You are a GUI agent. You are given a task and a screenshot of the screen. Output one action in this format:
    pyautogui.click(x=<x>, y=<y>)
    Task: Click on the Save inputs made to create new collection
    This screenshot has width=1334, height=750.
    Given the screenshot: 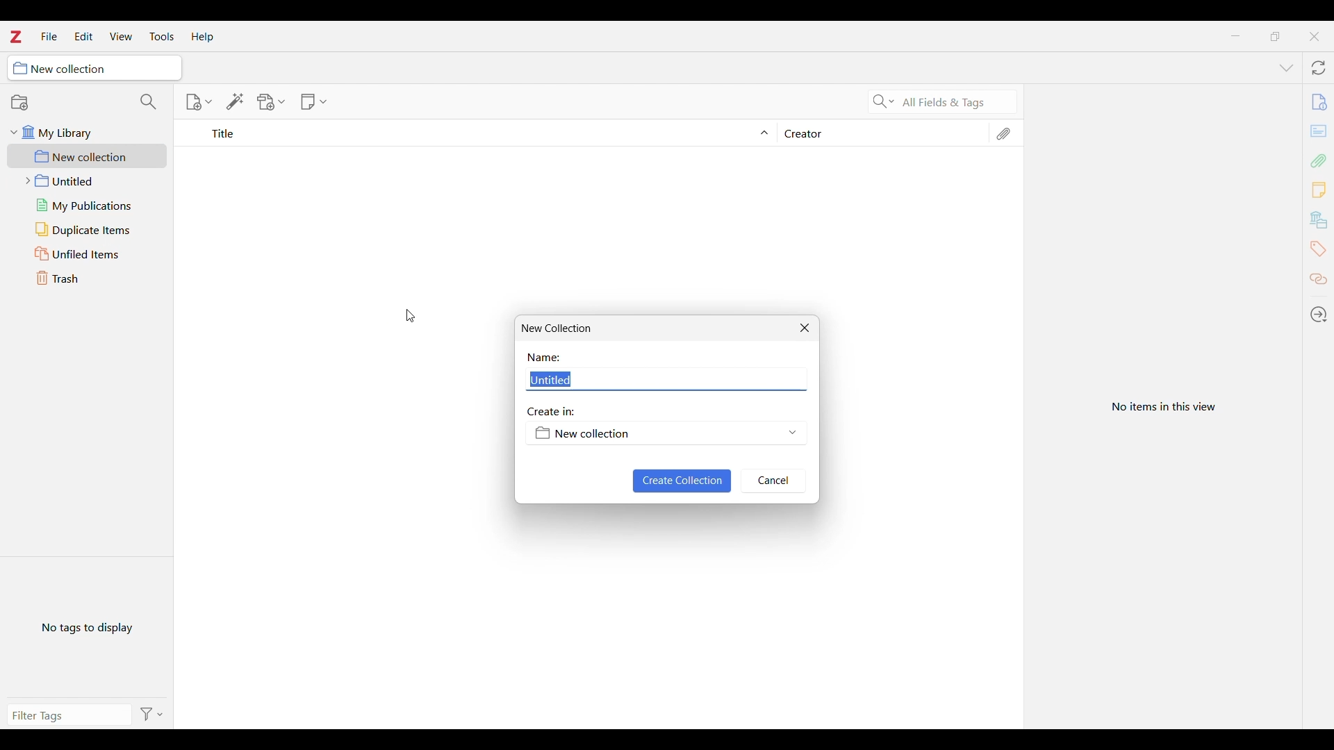 What is the action you would take?
    pyautogui.click(x=683, y=482)
    